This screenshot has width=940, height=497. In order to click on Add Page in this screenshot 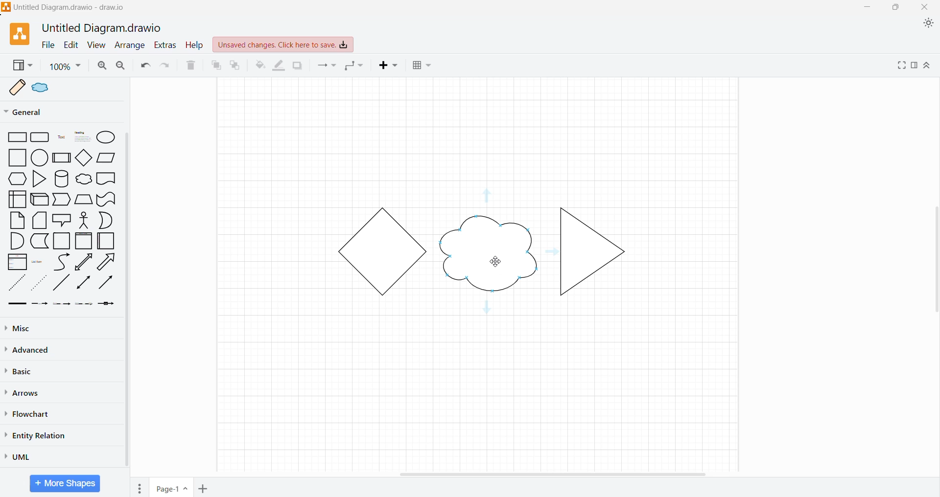, I will do `click(206, 489)`.